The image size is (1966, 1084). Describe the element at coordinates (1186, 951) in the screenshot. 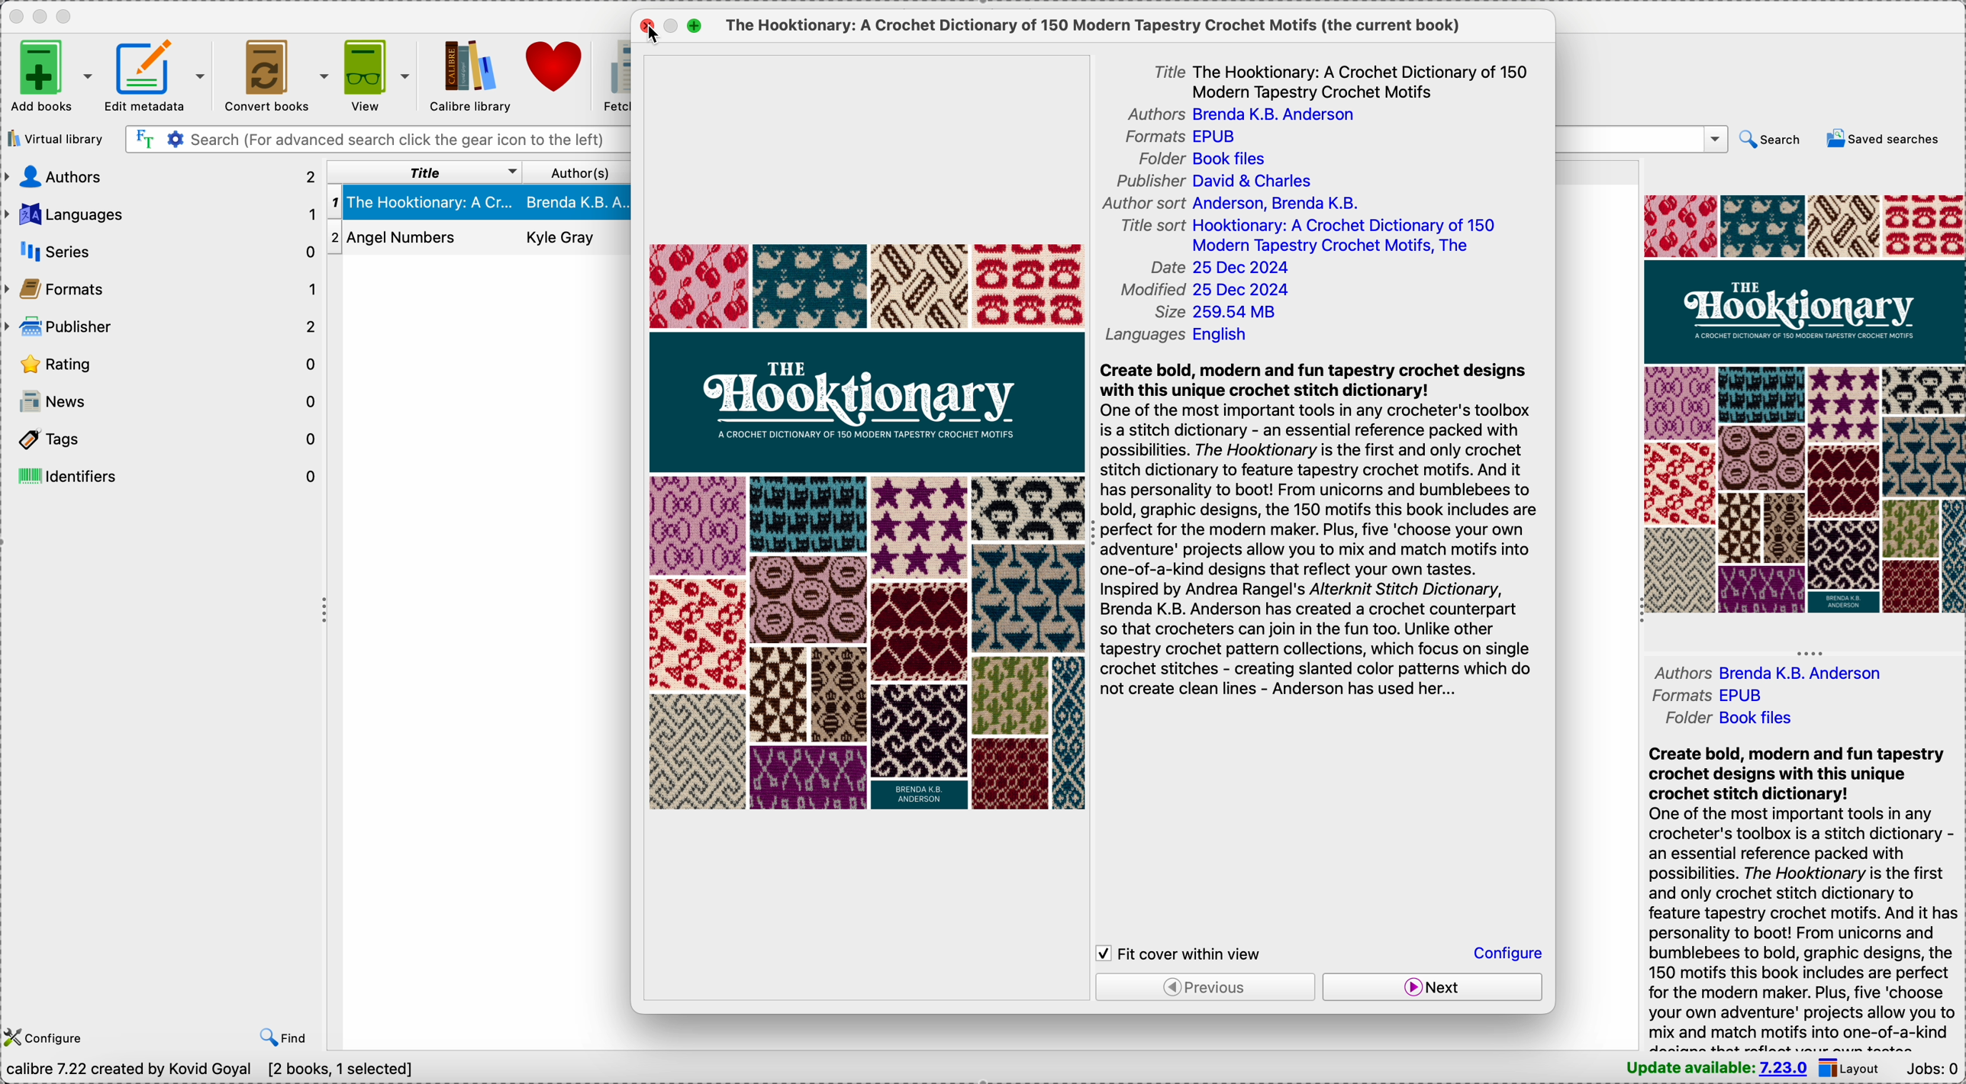

I see `fit cover within view` at that location.